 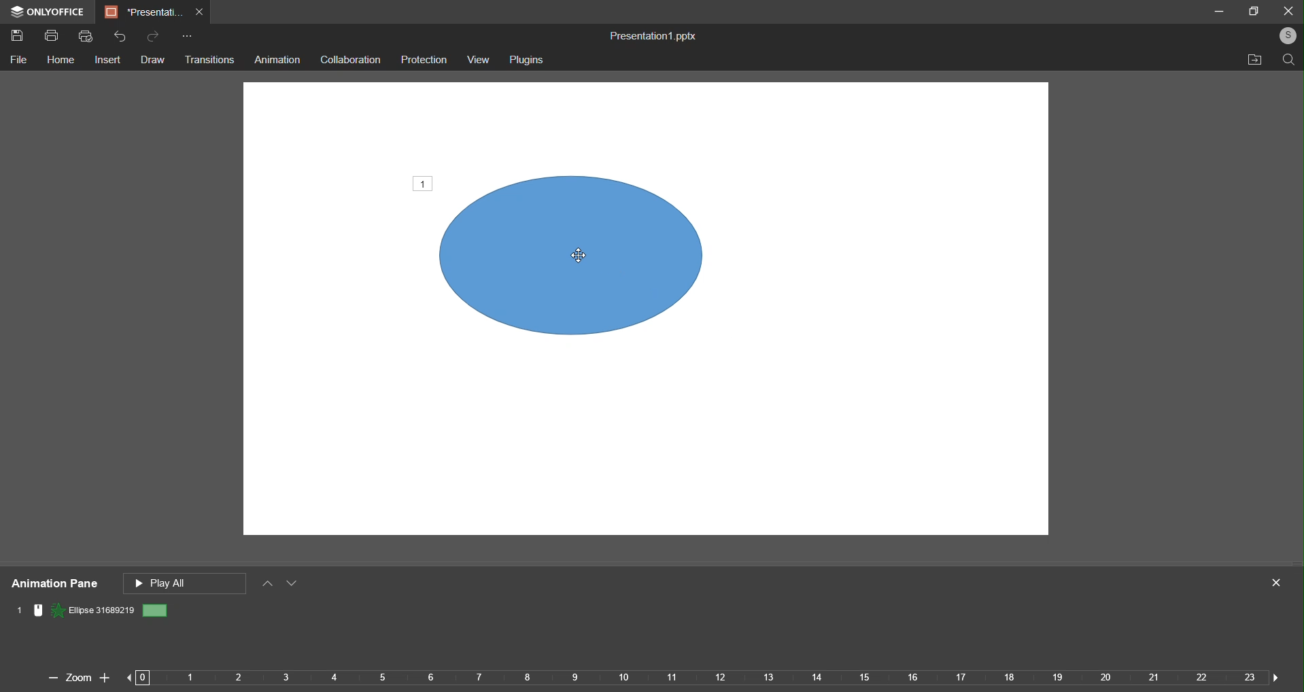 I want to click on number of animation, so click(x=423, y=182).